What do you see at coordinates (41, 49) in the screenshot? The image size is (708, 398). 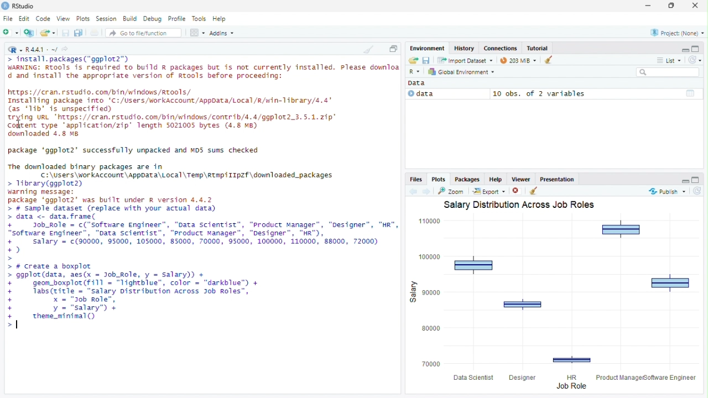 I see `R language version - R 4.4.1` at bounding box center [41, 49].